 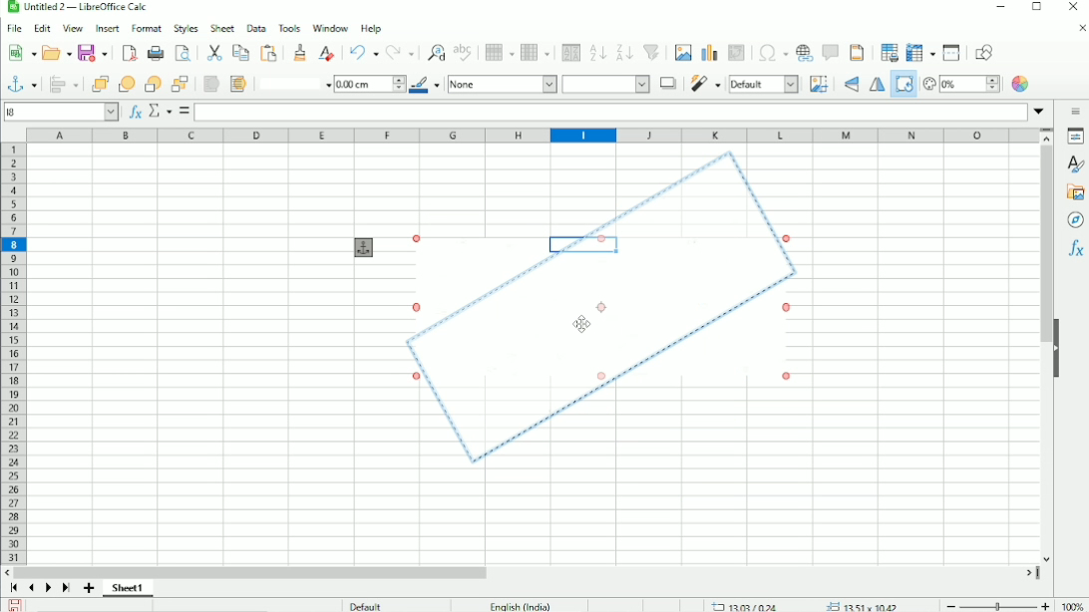 What do you see at coordinates (72, 28) in the screenshot?
I see `View` at bounding box center [72, 28].